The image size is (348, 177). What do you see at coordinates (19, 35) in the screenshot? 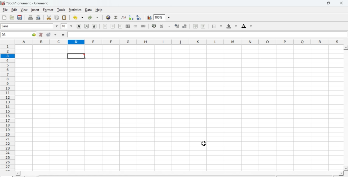
I see `Active cell` at bounding box center [19, 35].